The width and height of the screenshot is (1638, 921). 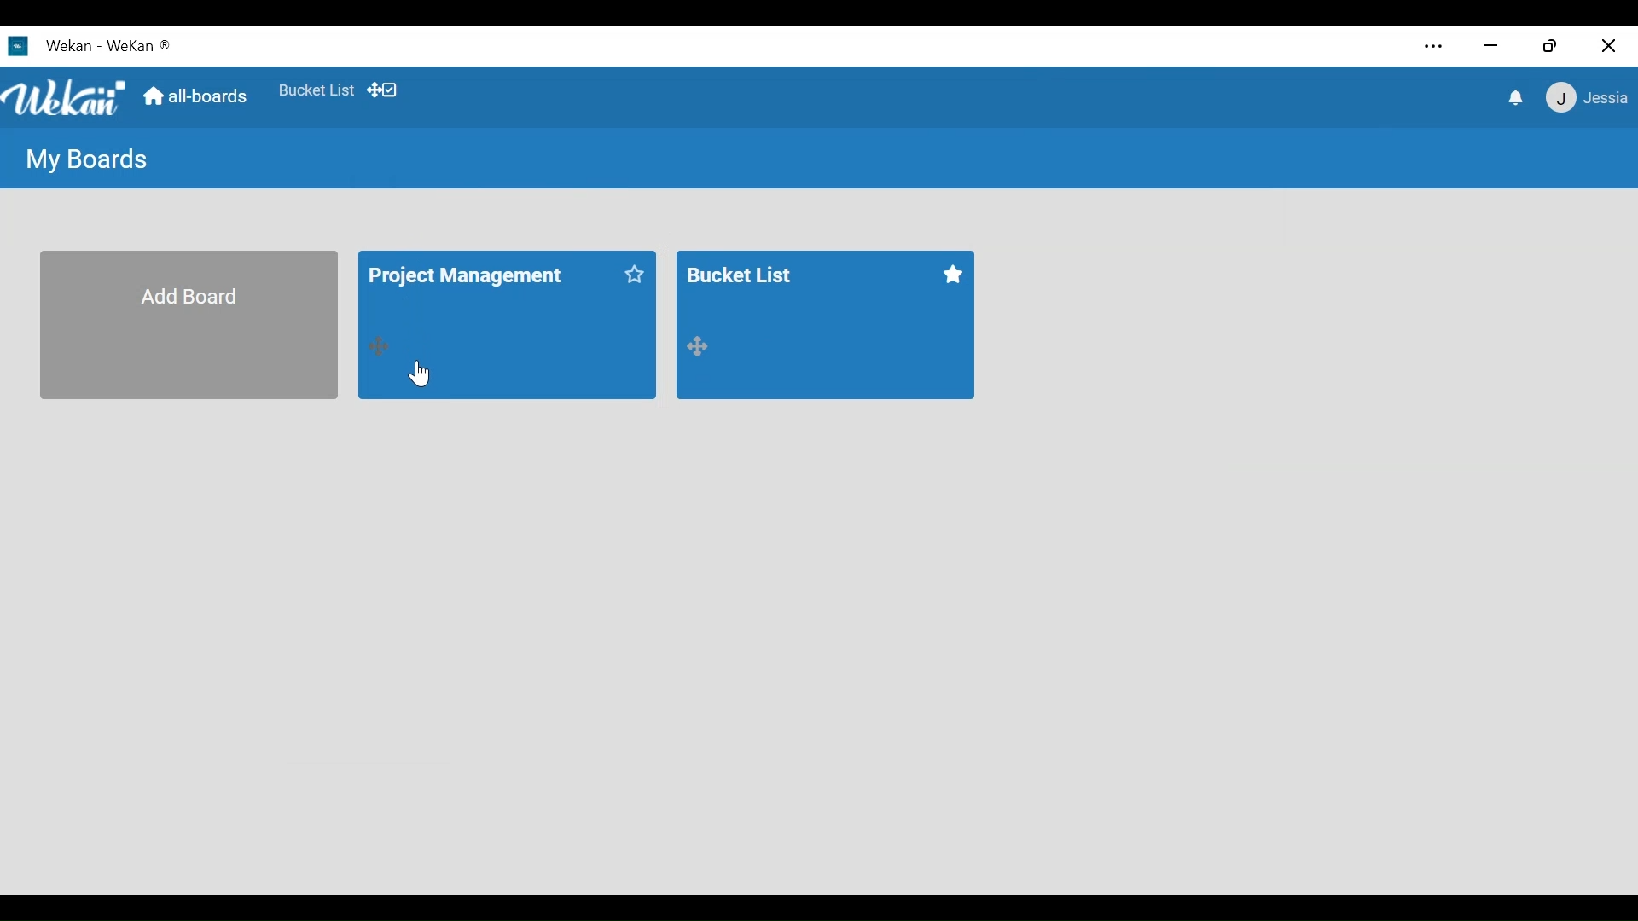 What do you see at coordinates (699, 348) in the screenshot?
I see `action` at bounding box center [699, 348].